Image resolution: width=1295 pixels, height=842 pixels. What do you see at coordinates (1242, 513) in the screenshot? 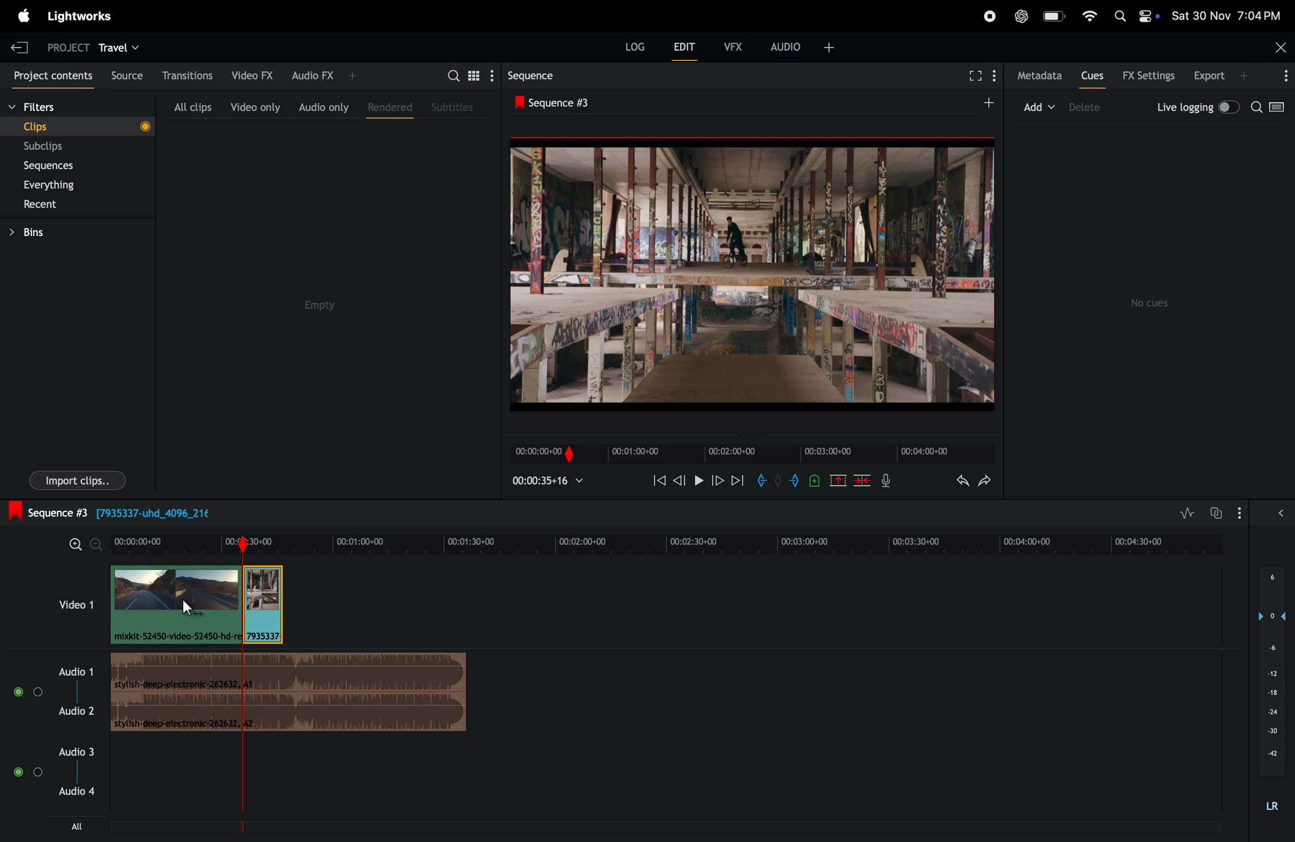
I see `options` at bounding box center [1242, 513].